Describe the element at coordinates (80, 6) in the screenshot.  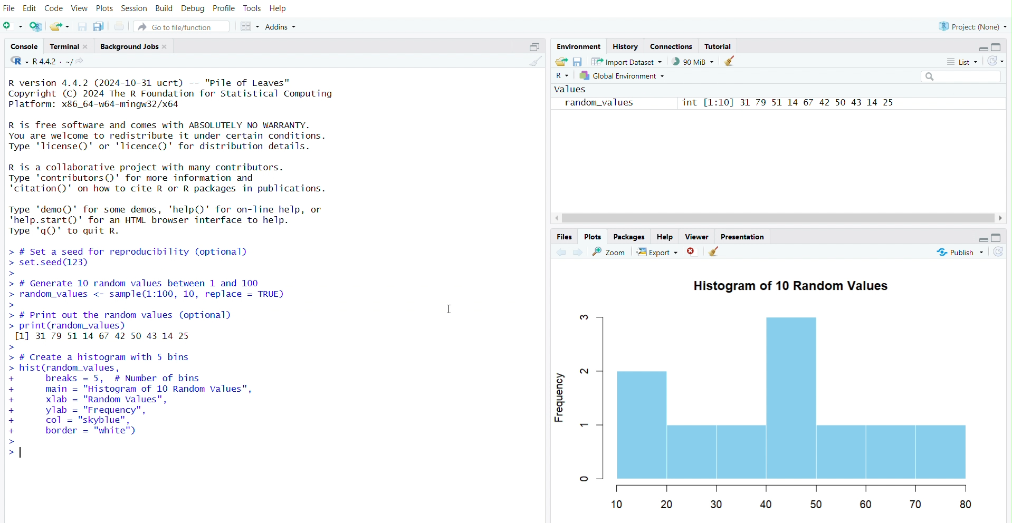
I see `view` at that location.